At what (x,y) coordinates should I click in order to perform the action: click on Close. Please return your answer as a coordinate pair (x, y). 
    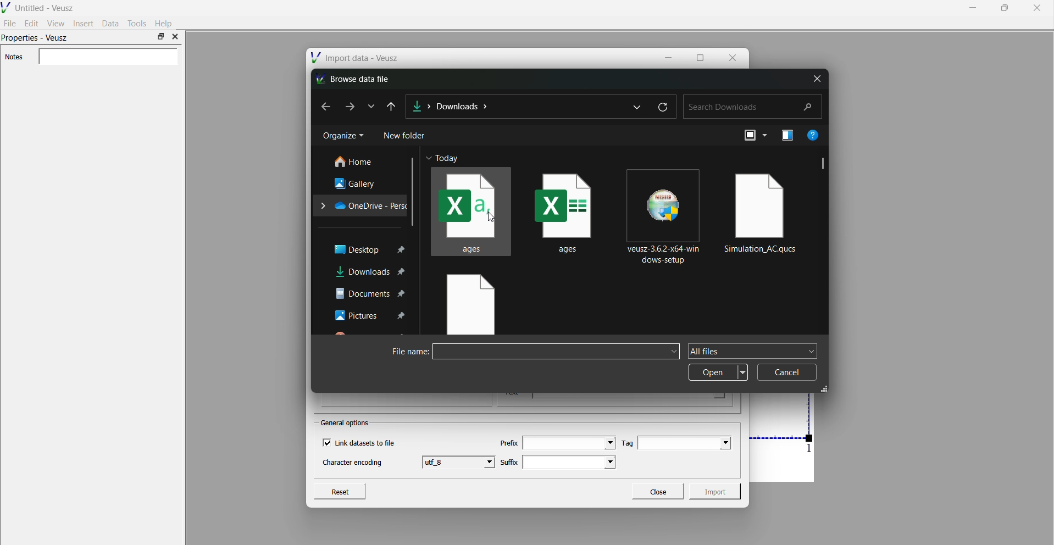
    Looking at the image, I should click on (657, 490).